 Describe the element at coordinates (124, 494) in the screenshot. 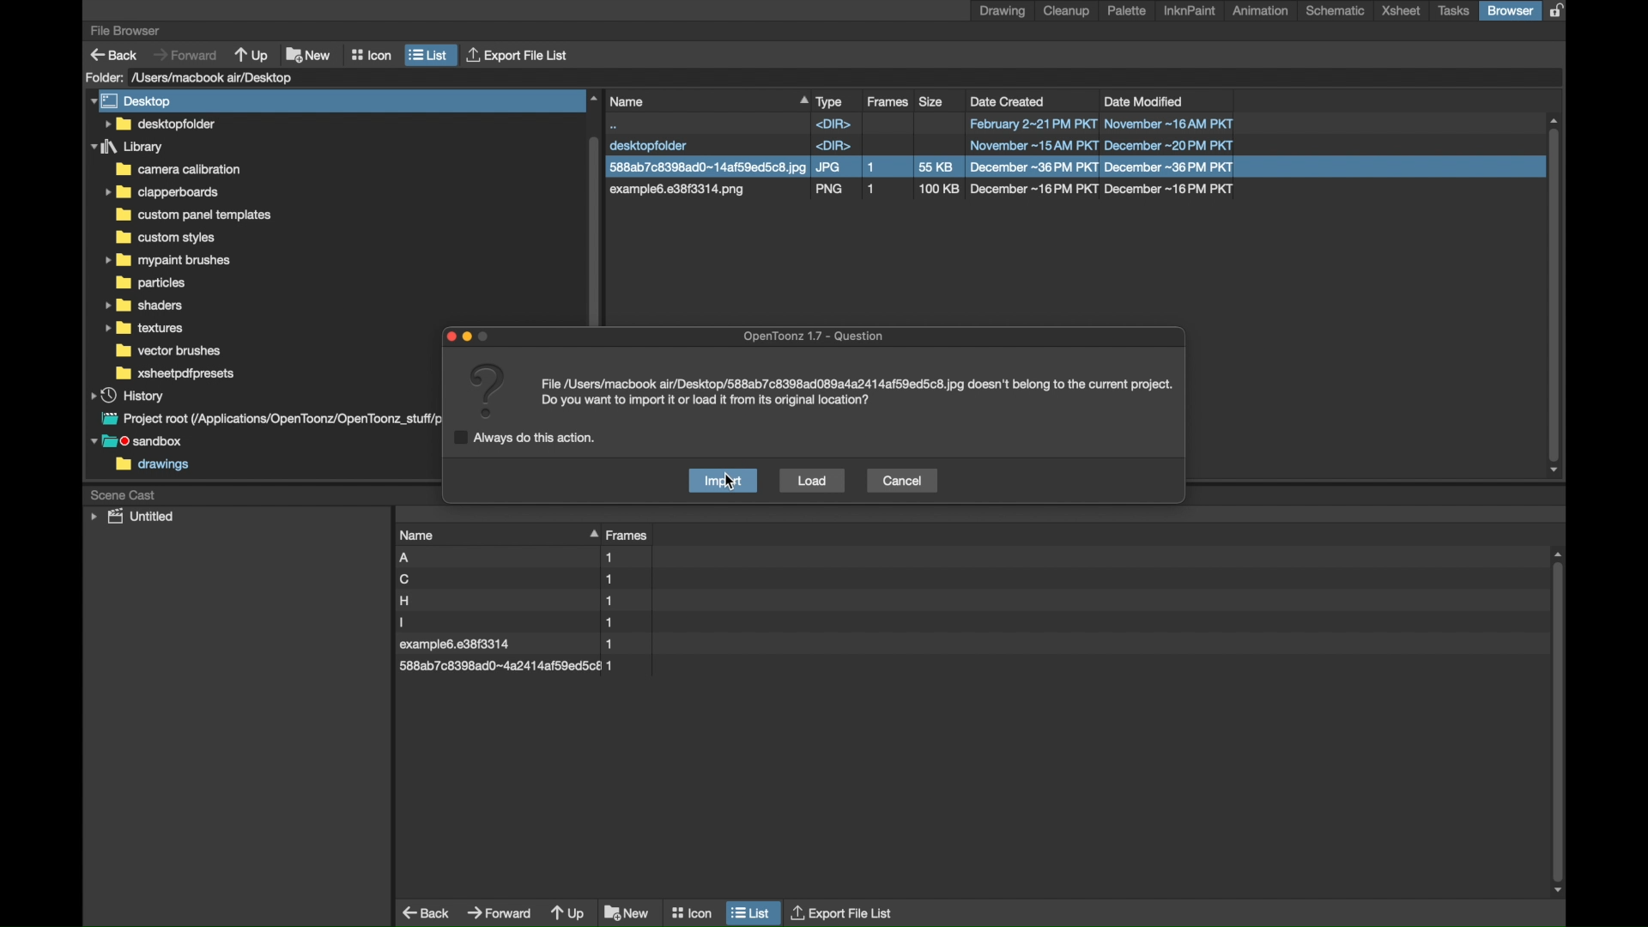

I see `scene cast` at that location.